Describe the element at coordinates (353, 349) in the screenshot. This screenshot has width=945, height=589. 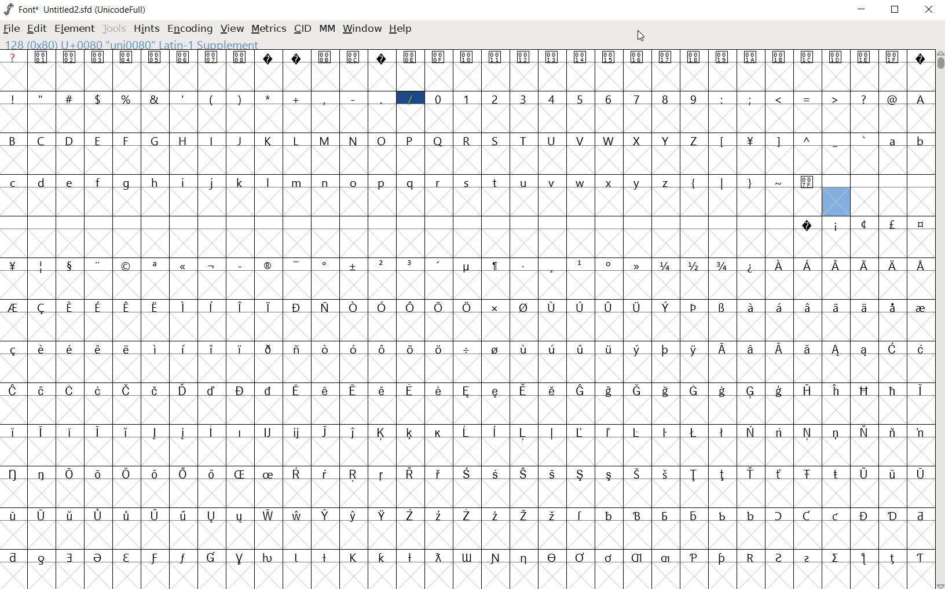
I see `glyph` at that location.